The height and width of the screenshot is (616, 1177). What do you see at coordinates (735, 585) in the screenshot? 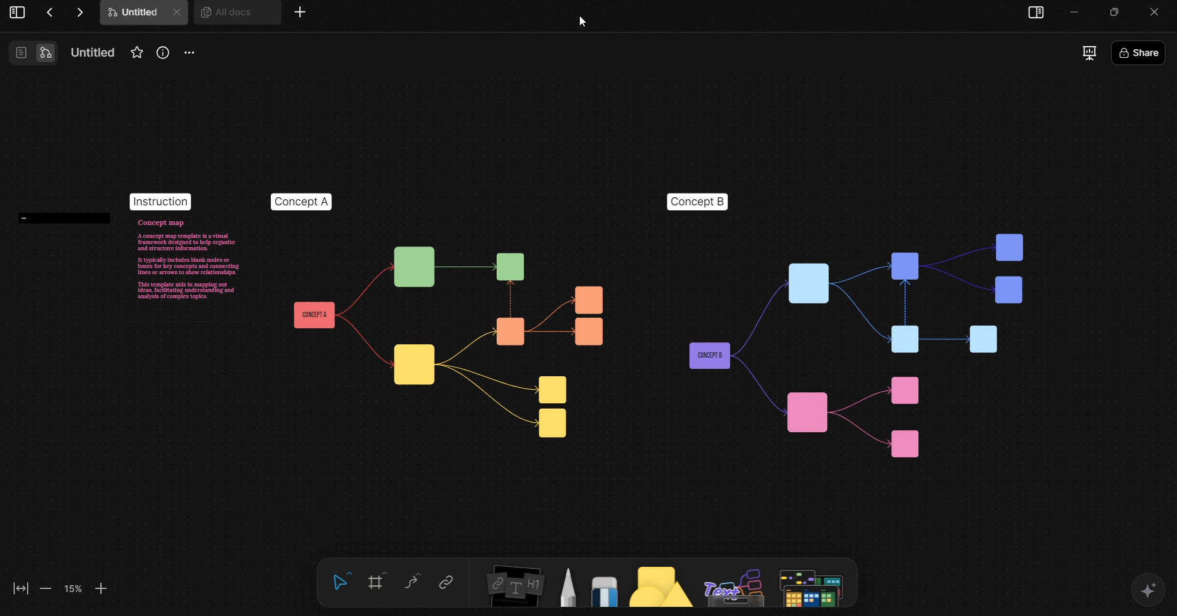
I see `Text Board Tool` at bounding box center [735, 585].